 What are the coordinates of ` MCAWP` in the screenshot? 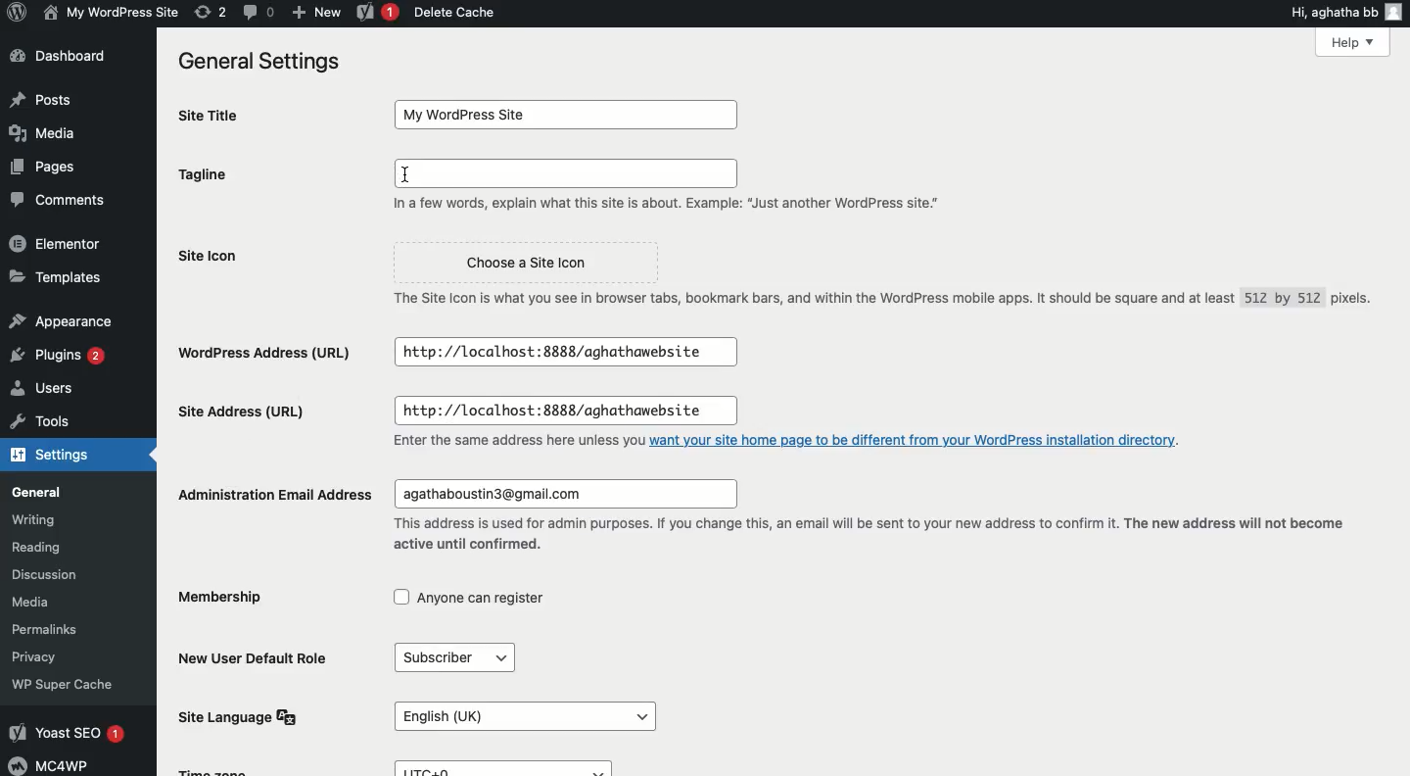 It's located at (55, 765).